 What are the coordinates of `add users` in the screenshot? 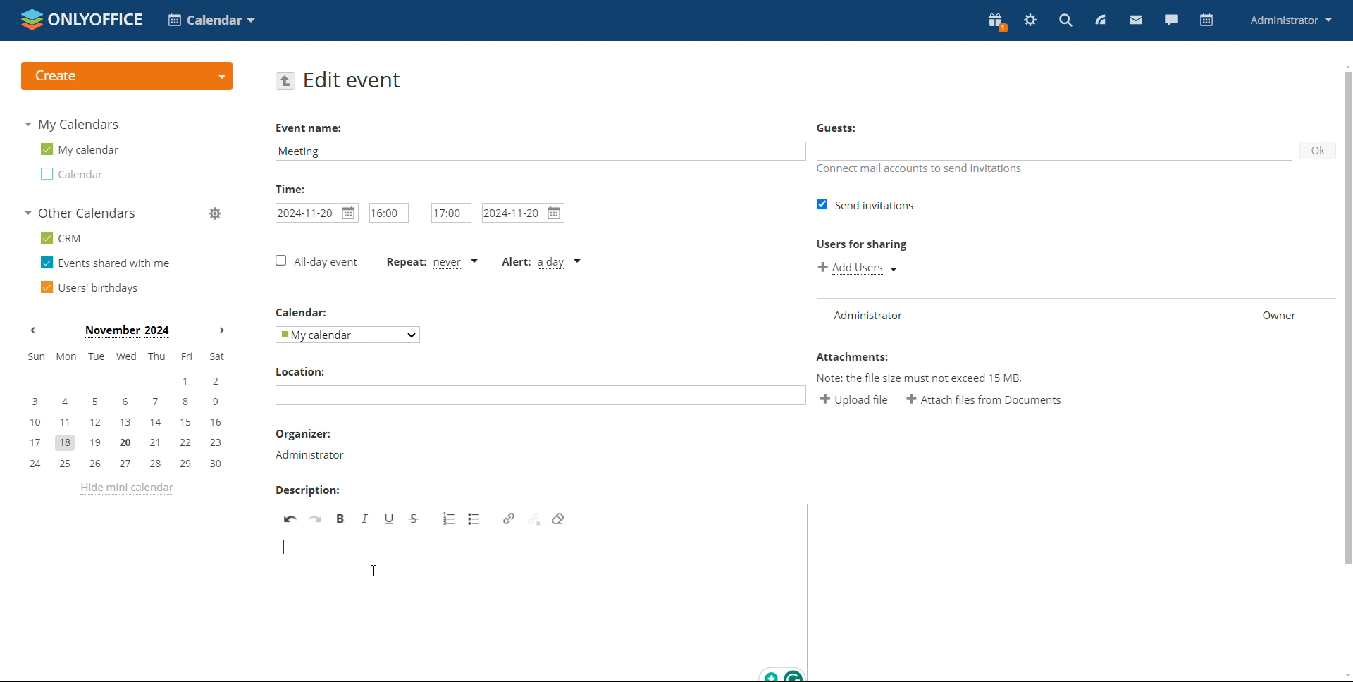 It's located at (857, 268).